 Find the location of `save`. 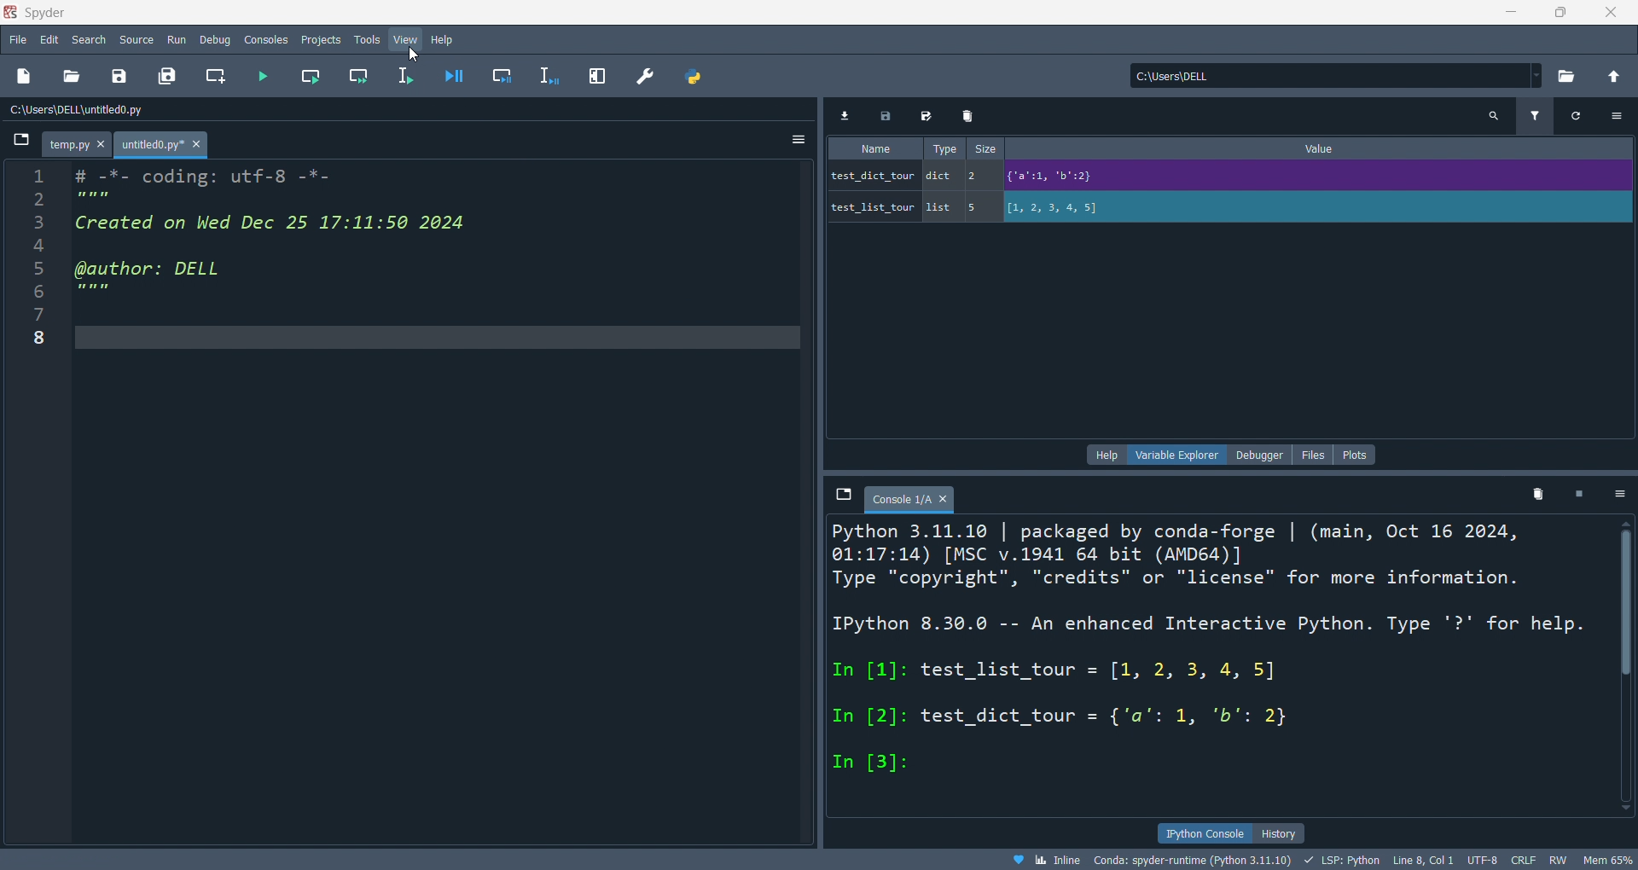

save is located at coordinates (125, 74).